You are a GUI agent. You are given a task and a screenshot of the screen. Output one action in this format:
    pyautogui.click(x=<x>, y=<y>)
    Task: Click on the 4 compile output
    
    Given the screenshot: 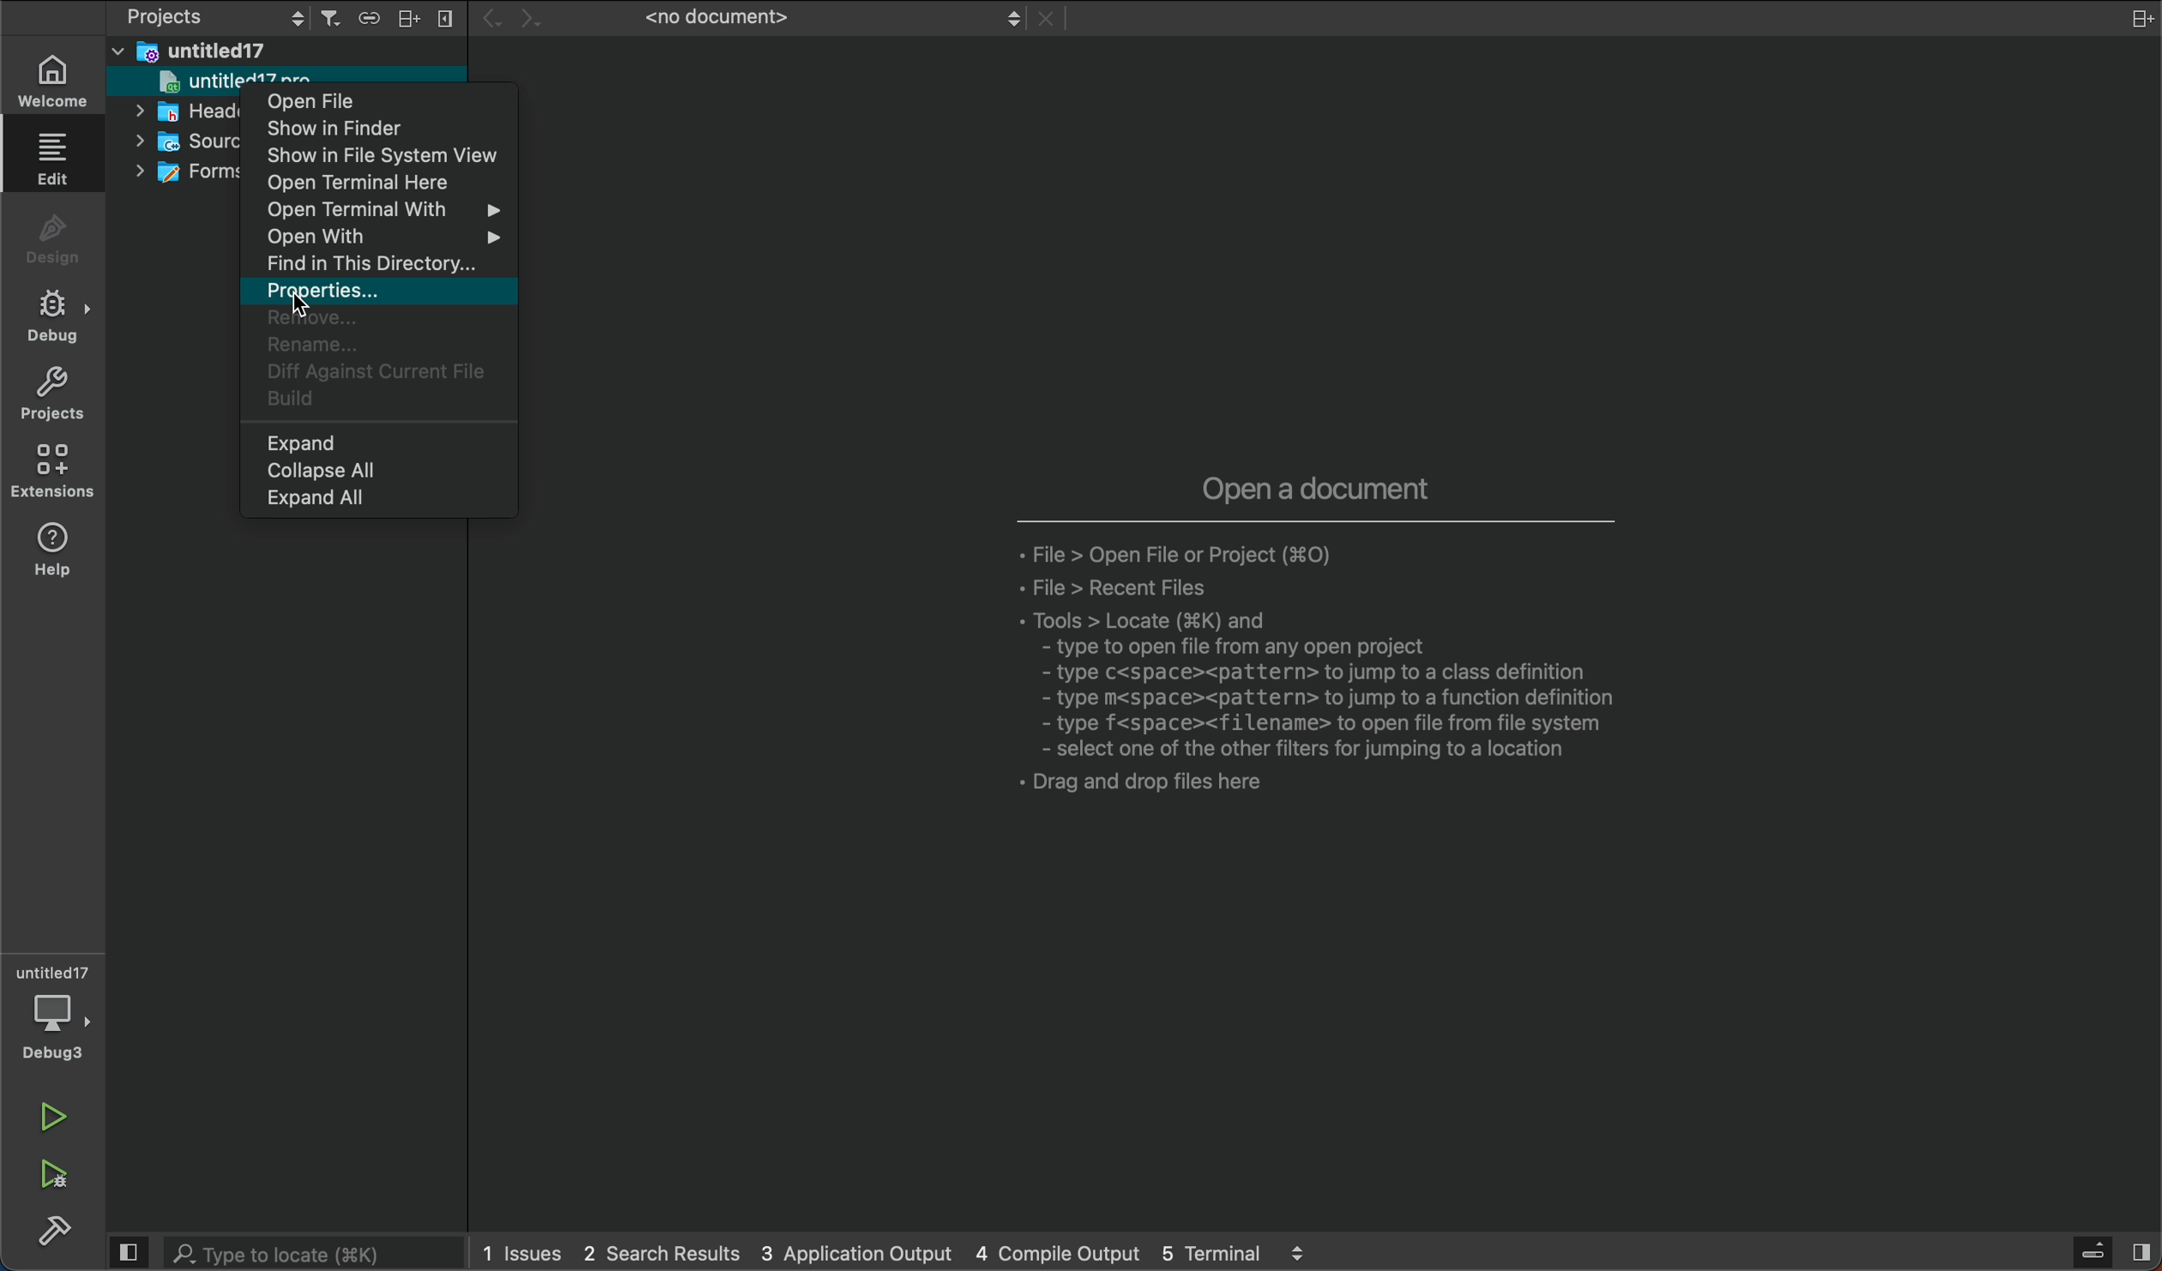 What is the action you would take?
    pyautogui.click(x=1064, y=1253)
    